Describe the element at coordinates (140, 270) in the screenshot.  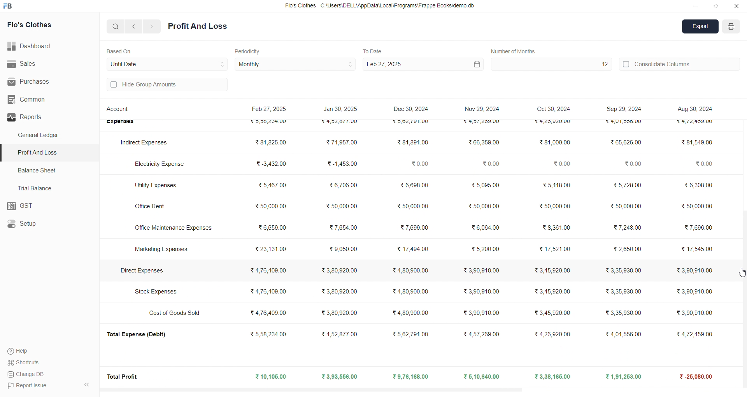
I see `Direct Expenses` at that location.